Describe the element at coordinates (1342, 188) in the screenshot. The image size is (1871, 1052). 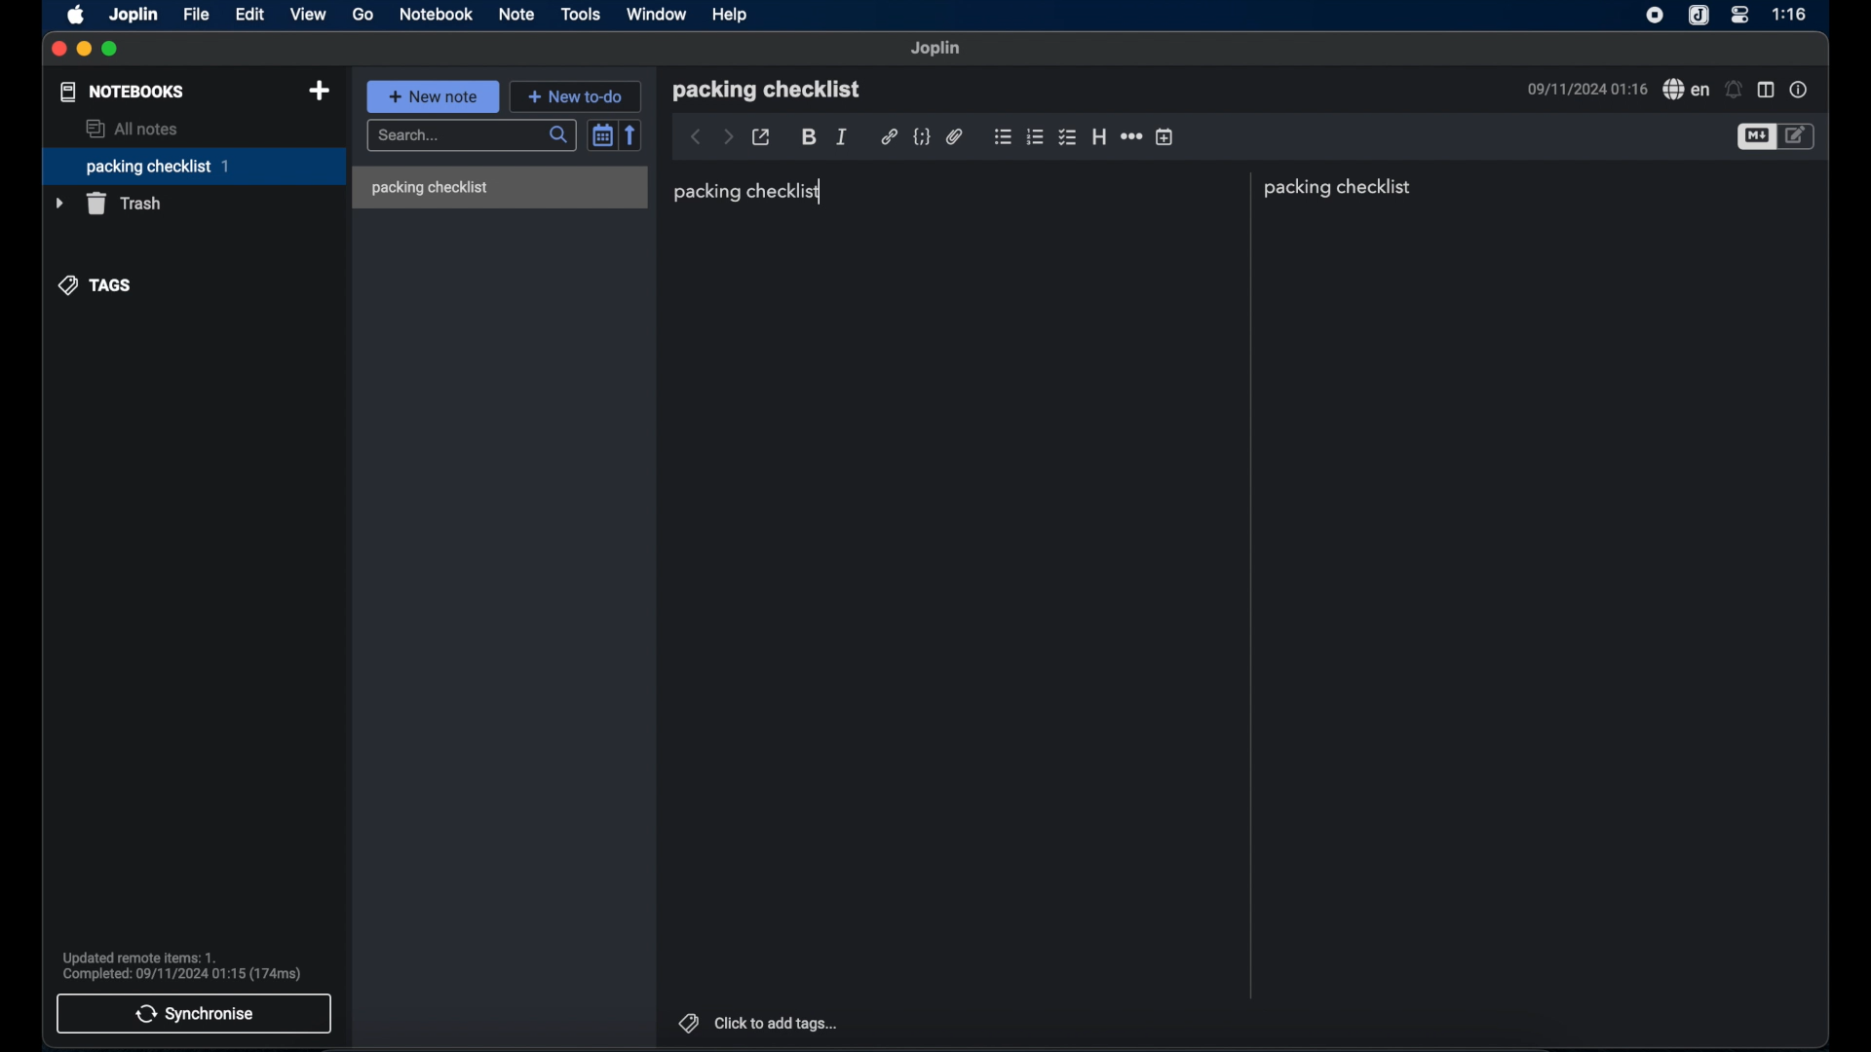
I see `packing checklist` at that location.